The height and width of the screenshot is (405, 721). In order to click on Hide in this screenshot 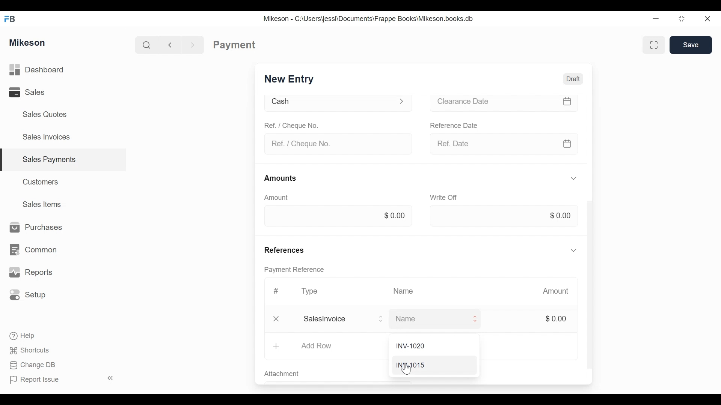, I will do `click(574, 249)`.